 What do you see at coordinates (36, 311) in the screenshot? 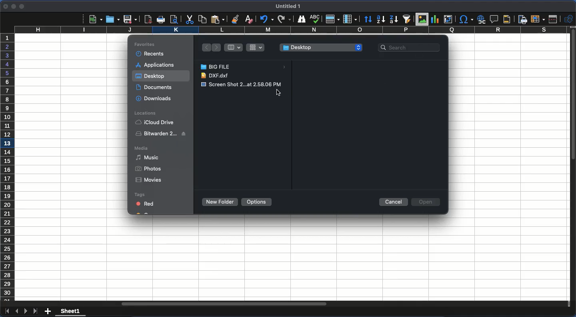
I see `last sheet` at bounding box center [36, 311].